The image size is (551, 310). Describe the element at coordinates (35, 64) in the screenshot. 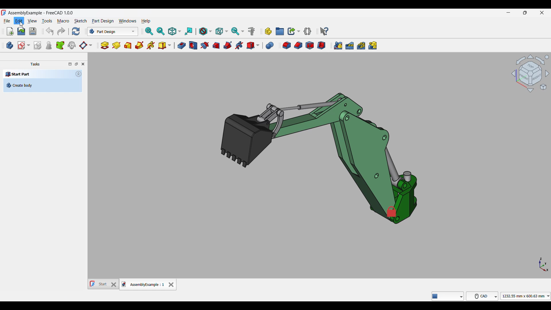

I see `Tasks - pane title ` at that location.